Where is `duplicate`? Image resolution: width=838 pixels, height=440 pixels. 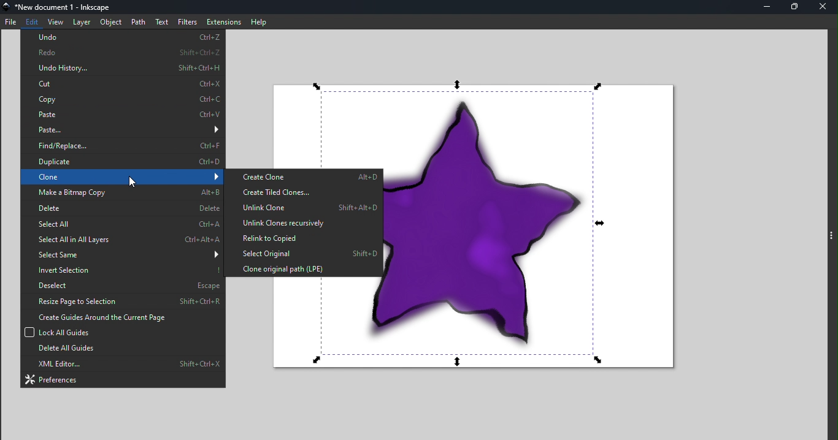
duplicate is located at coordinates (123, 162).